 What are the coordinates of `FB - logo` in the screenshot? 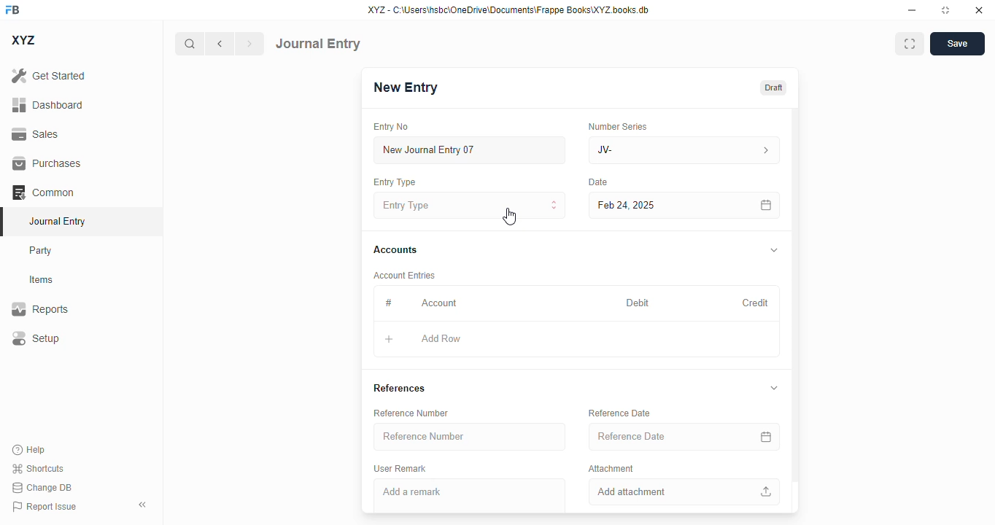 It's located at (12, 9).